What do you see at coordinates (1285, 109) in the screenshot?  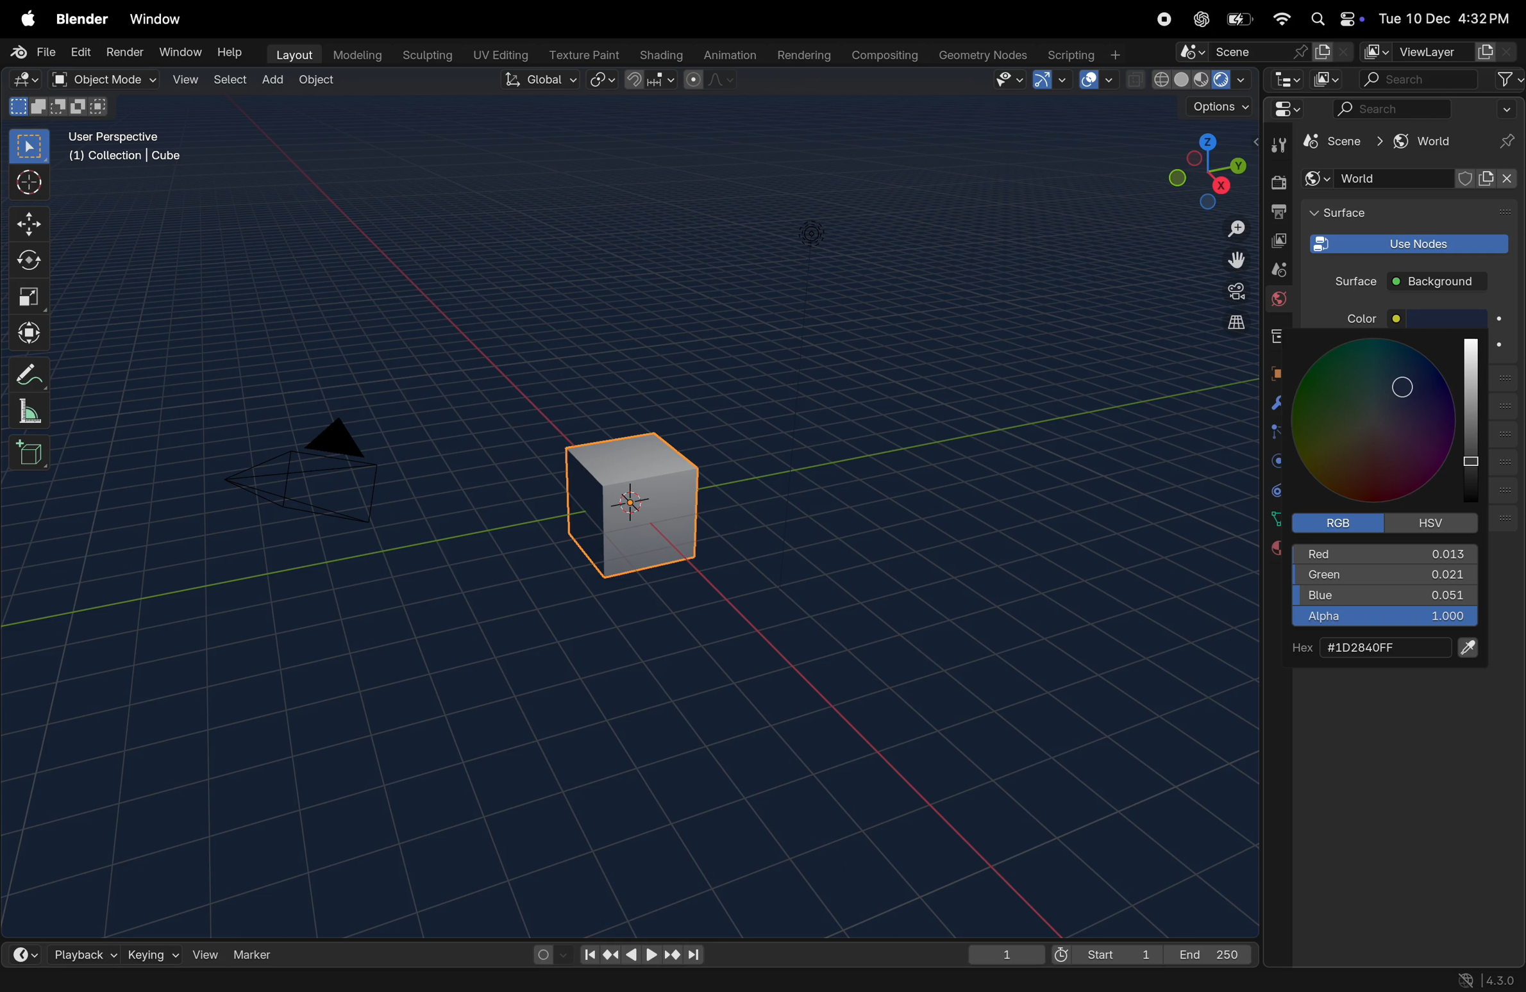 I see `Editor mode` at bounding box center [1285, 109].